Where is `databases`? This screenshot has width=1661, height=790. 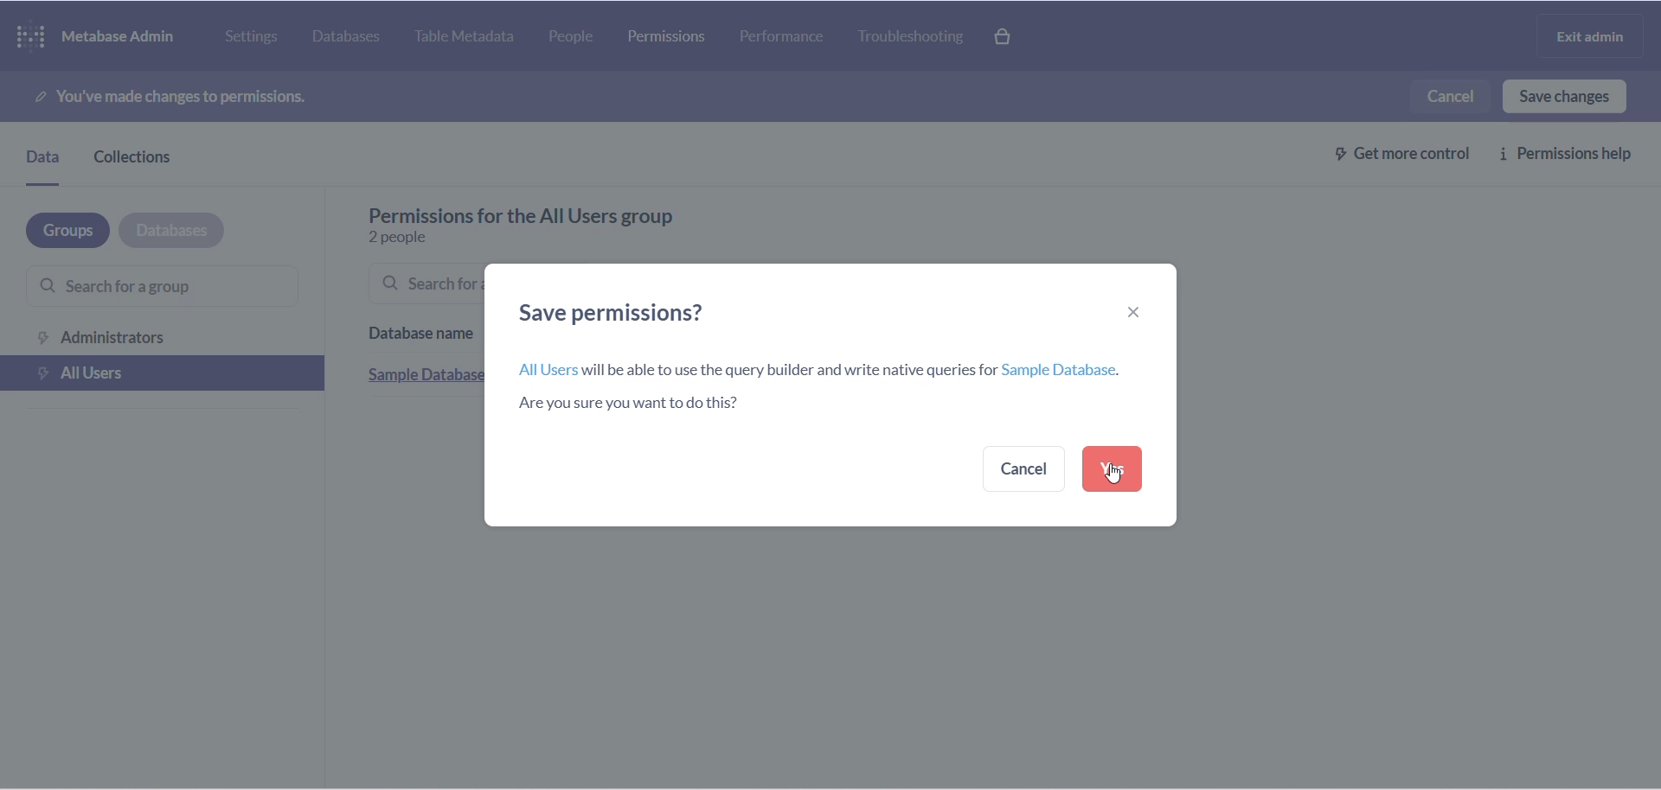
databases is located at coordinates (173, 229).